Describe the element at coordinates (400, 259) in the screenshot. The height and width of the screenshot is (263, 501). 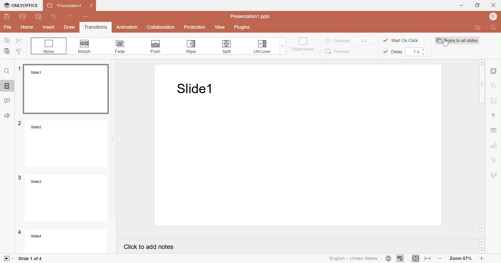
I see `Spell checking` at that location.